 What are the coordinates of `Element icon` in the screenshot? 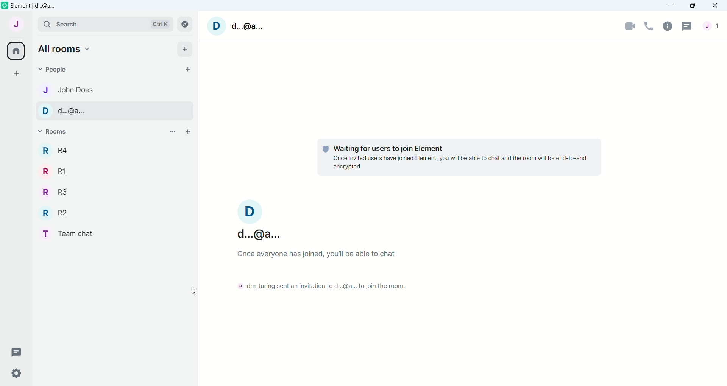 It's located at (5, 5).